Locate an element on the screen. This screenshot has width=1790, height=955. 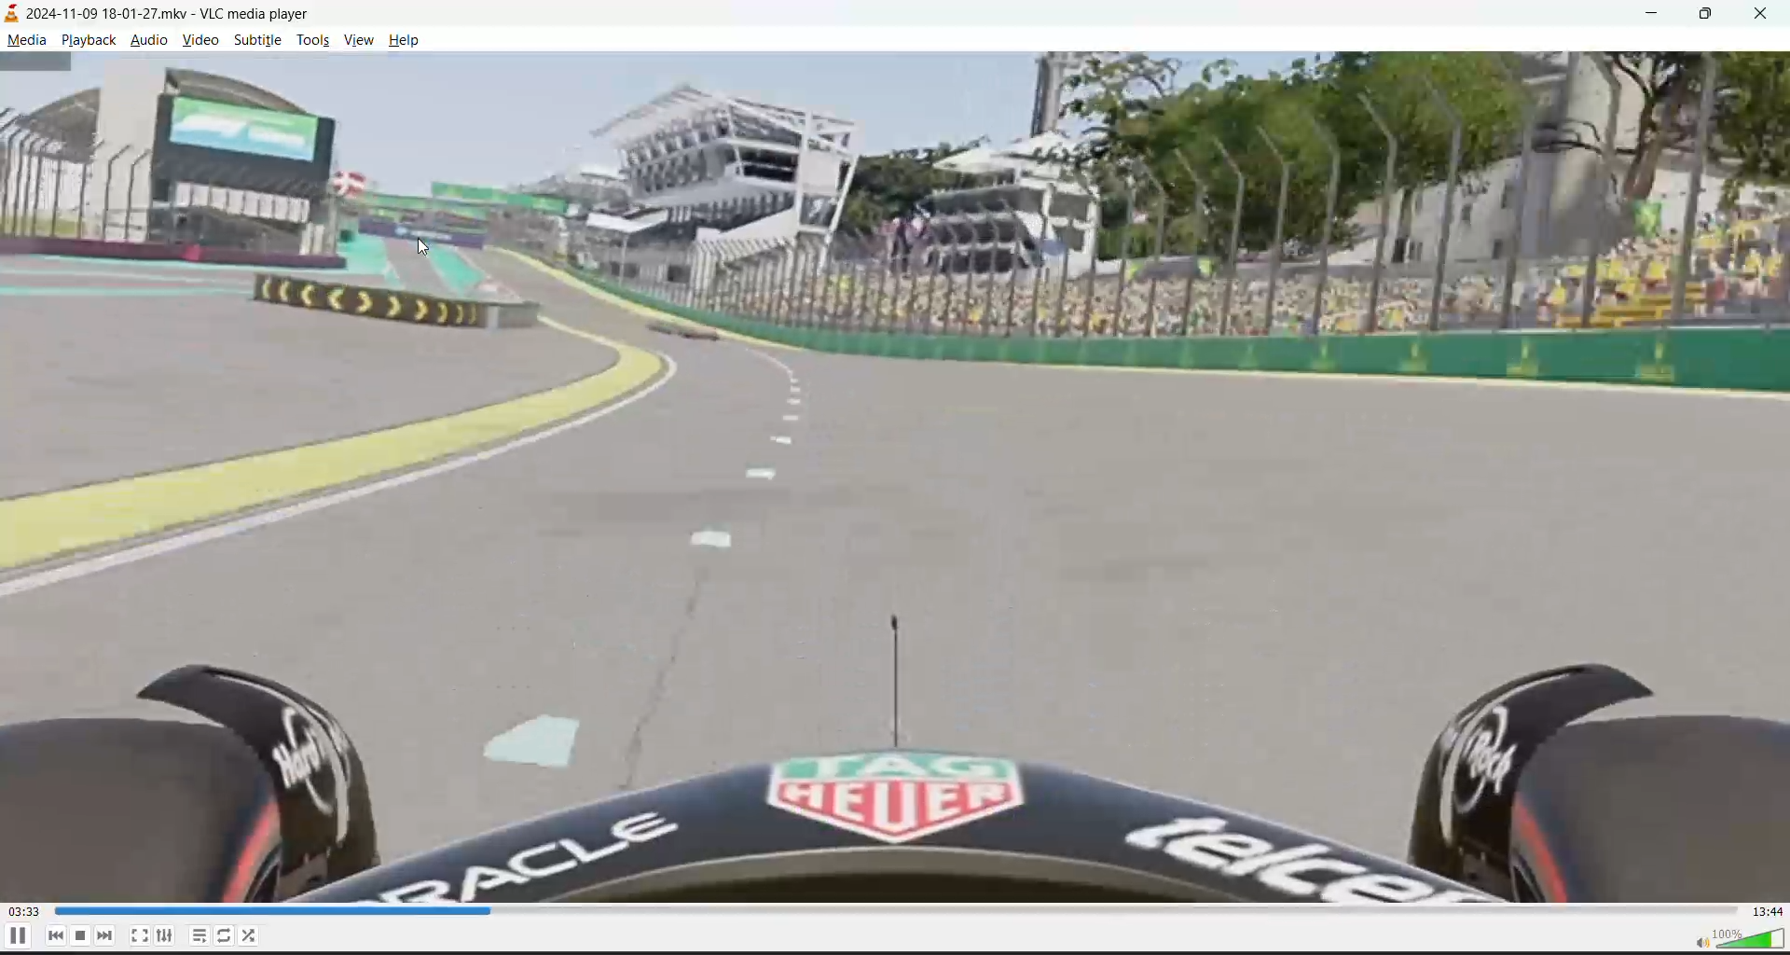
toggle fullscreen is located at coordinates (139, 934).